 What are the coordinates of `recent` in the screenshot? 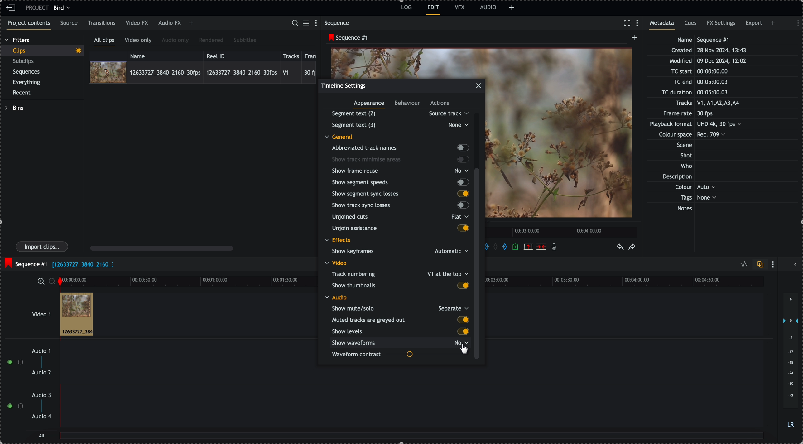 It's located at (23, 93).